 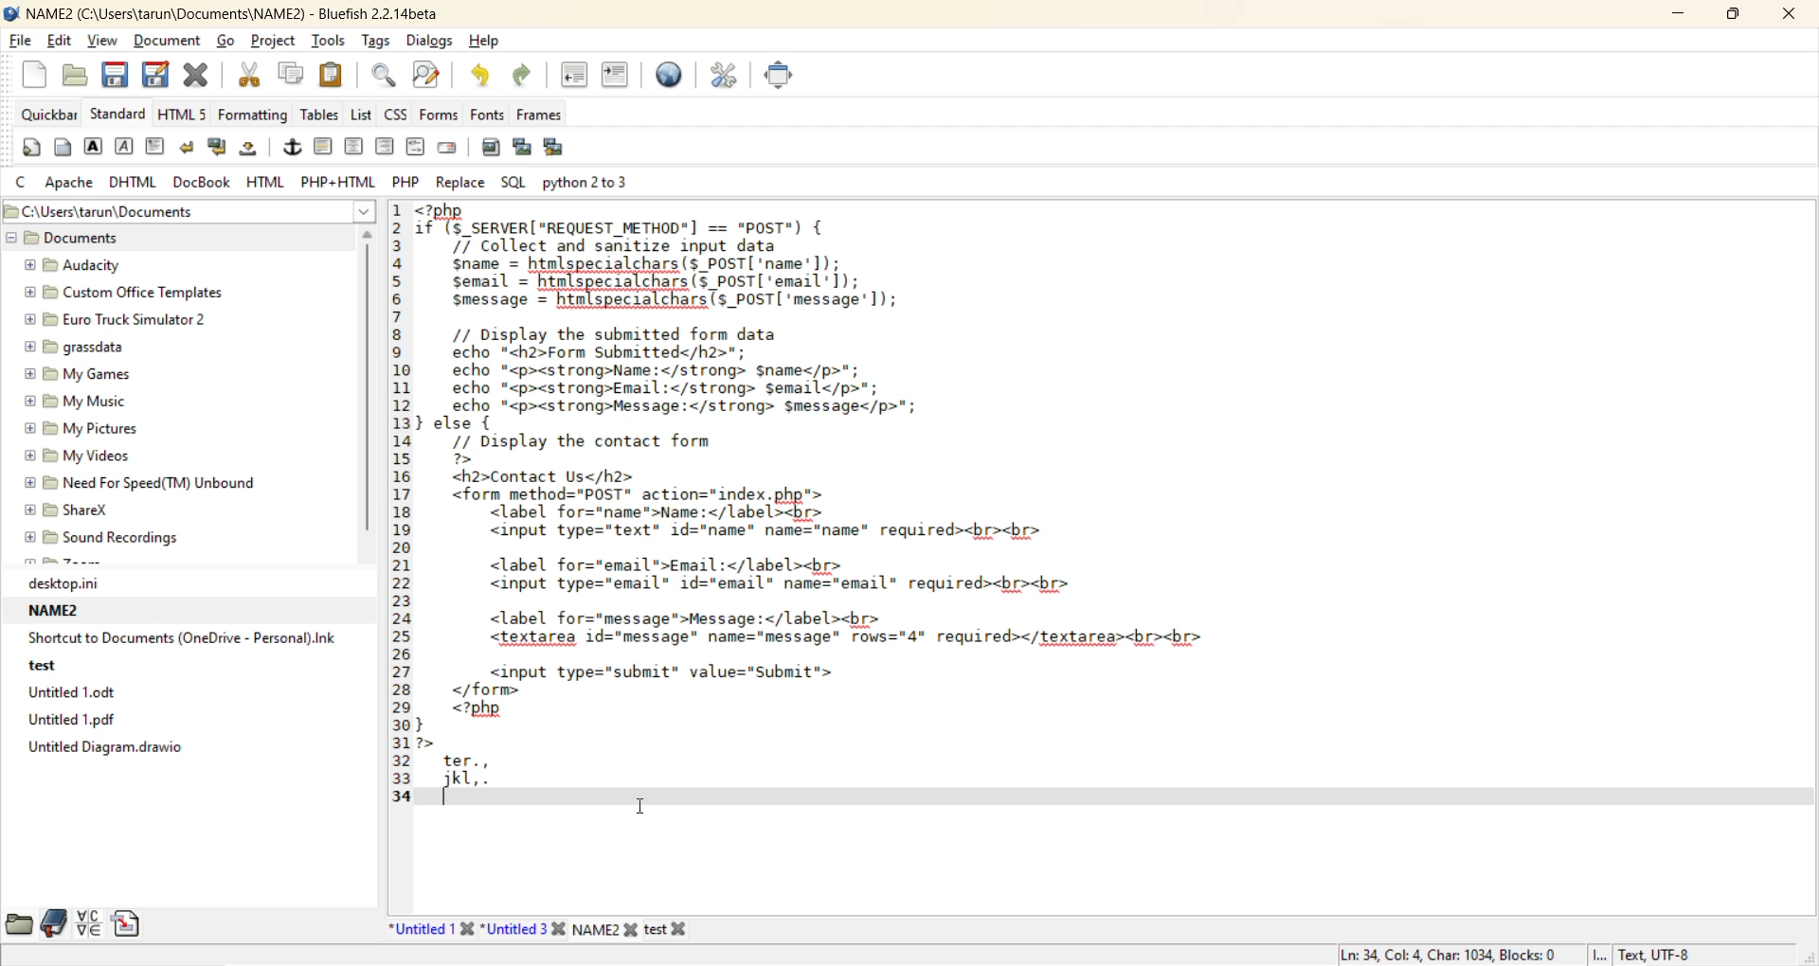 What do you see at coordinates (638, 809) in the screenshot?
I see `cursor` at bounding box center [638, 809].